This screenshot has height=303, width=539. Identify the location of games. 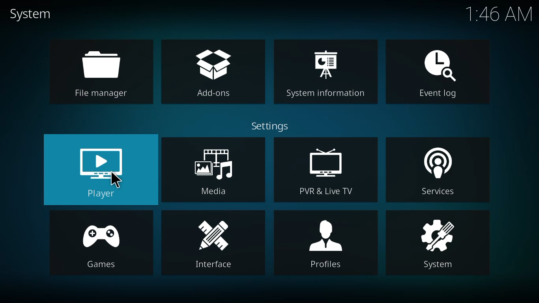
(101, 246).